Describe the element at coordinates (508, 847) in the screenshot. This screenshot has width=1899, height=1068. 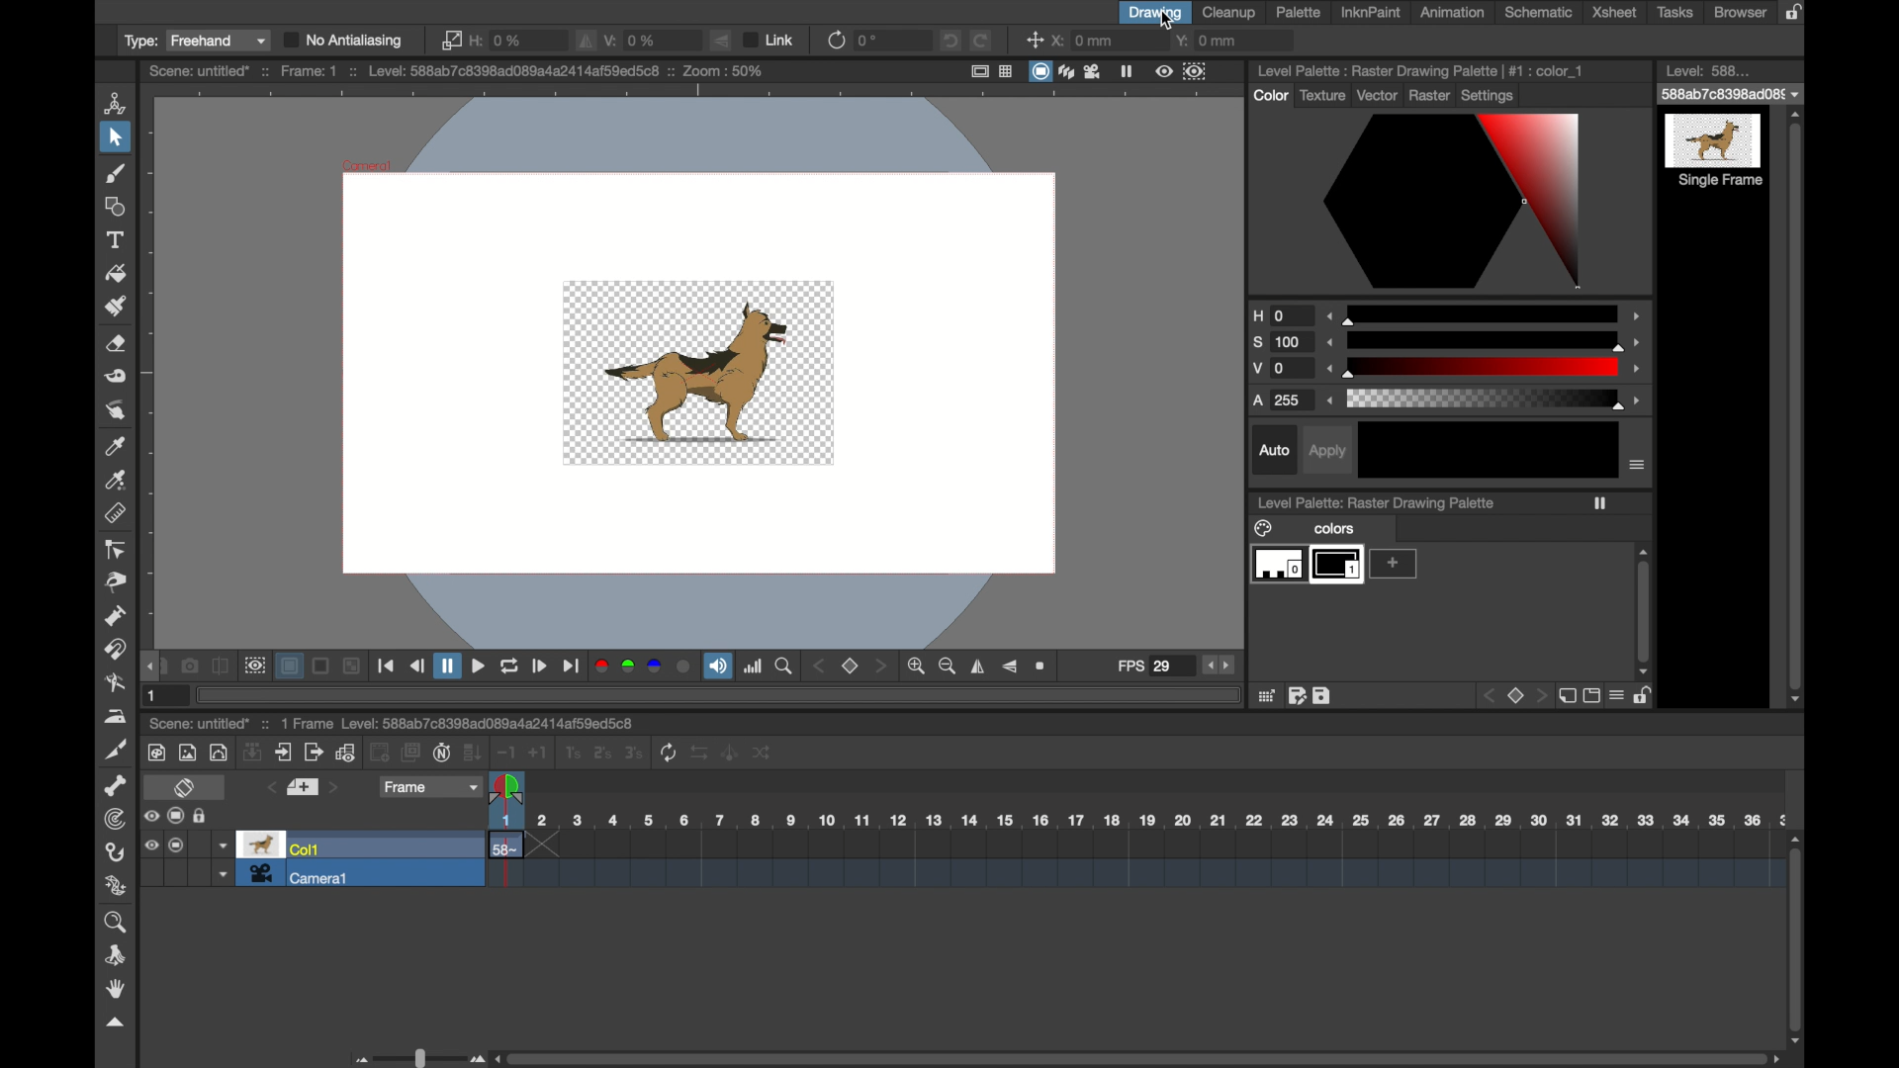
I see `58` at that location.